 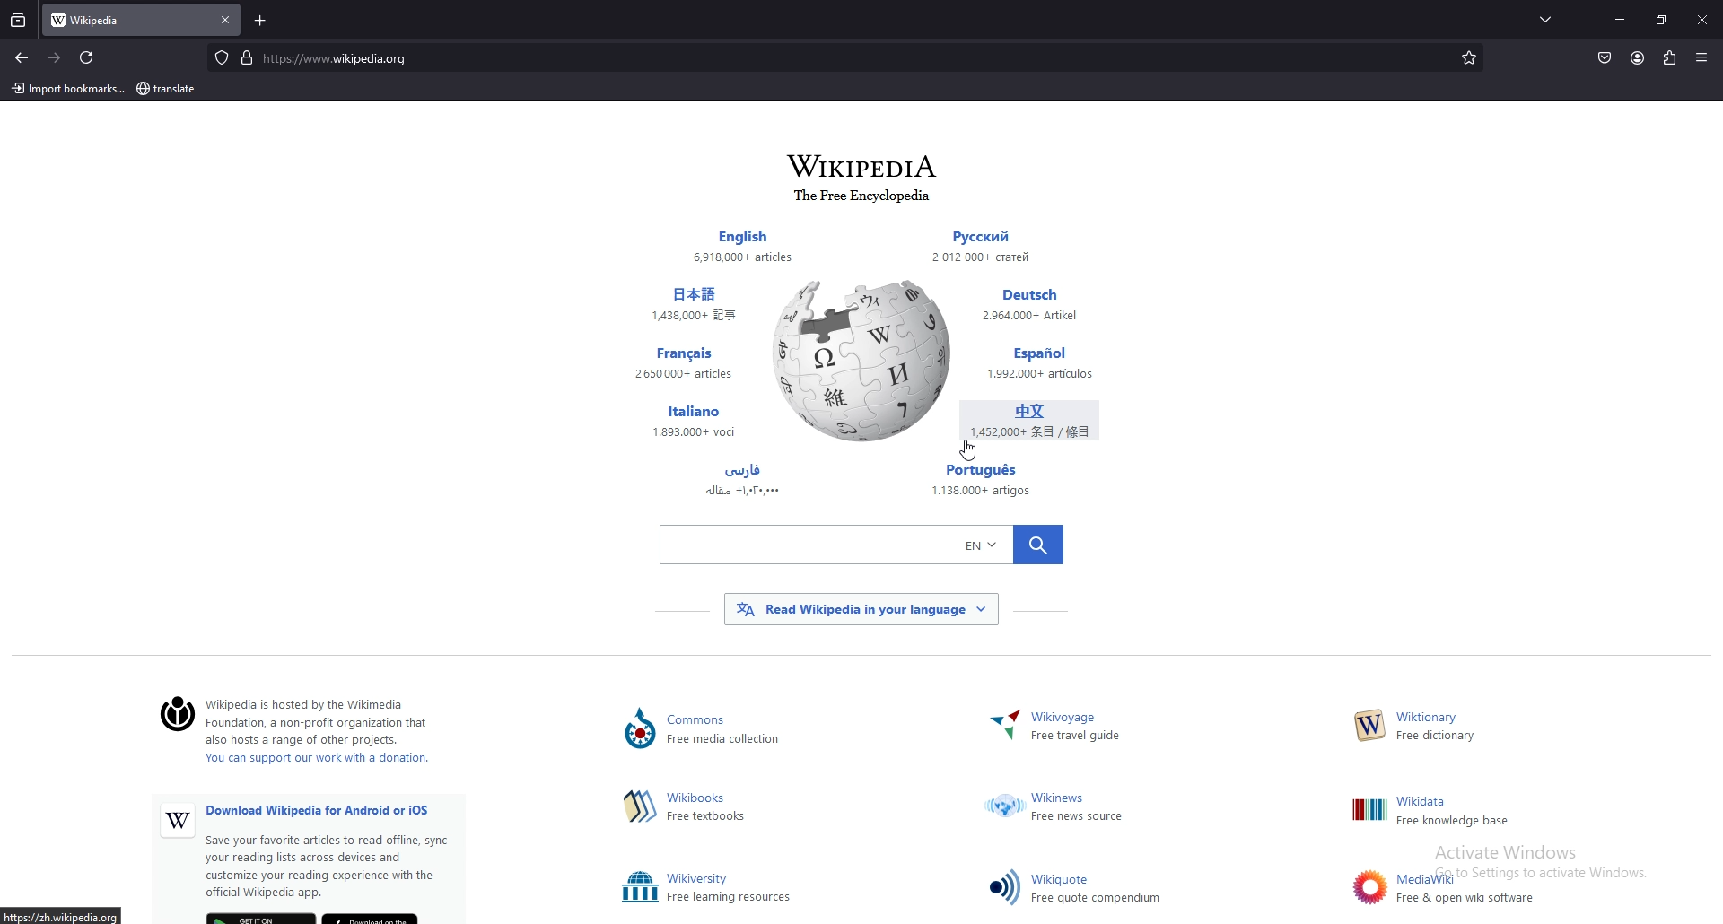 What do you see at coordinates (71, 89) in the screenshot?
I see `import bookmarks` at bounding box center [71, 89].